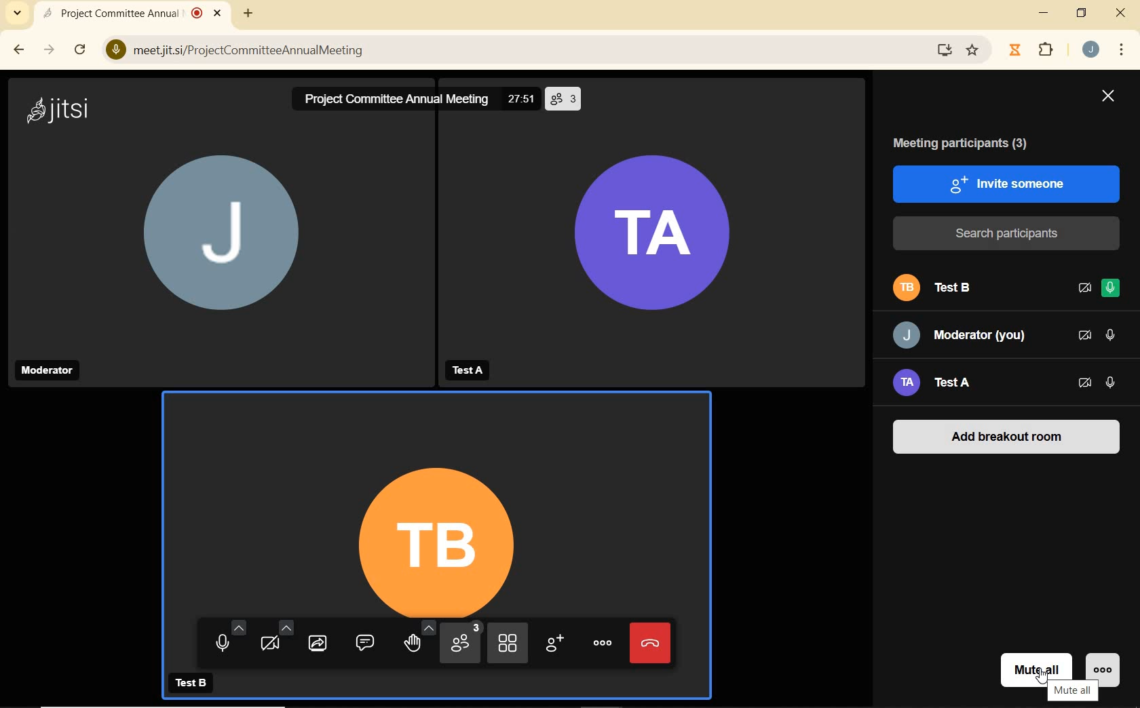 The width and height of the screenshot is (1140, 708). Describe the element at coordinates (362, 646) in the screenshot. I see `OPEN CHAT` at that location.